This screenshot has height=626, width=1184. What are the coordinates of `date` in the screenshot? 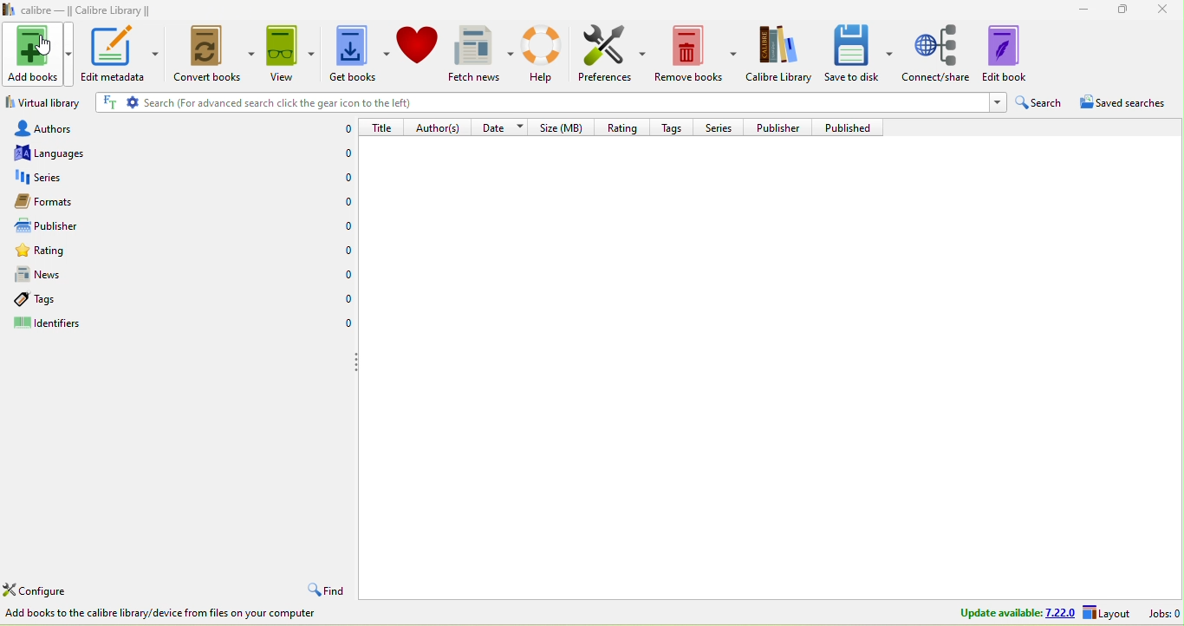 It's located at (503, 127).